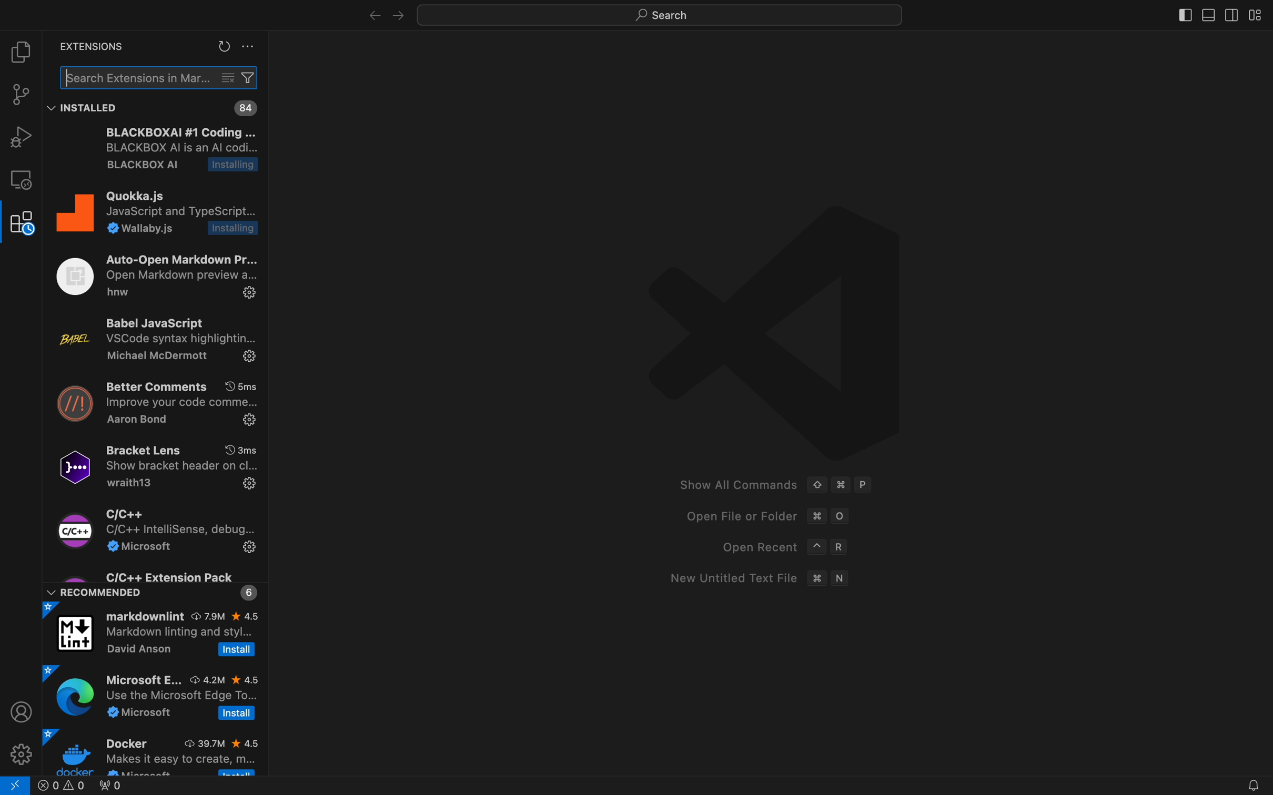 The height and width of the screenshot is (795, 1273). Describe the element at coordinates (383, 15) in the screenshot. I see `arrows` at that location.